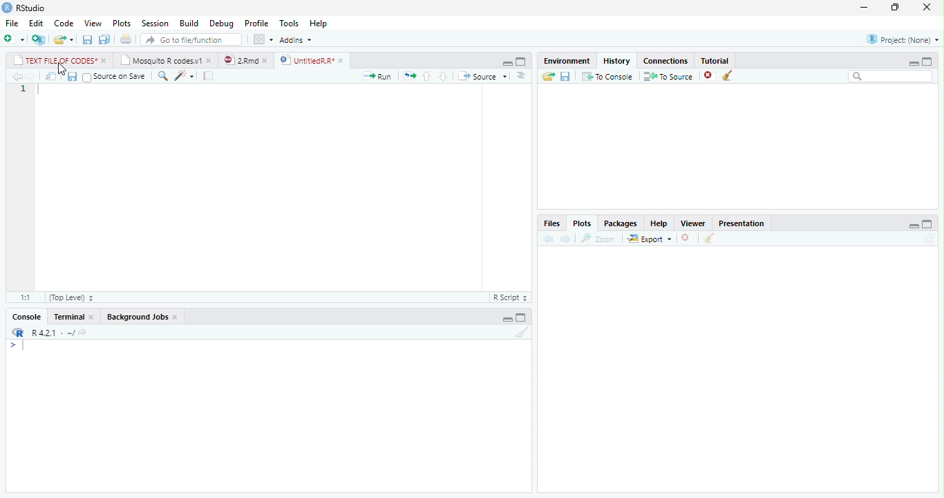  What do you see at coordinates (125, 39) in the screenshot?
I see `print` at bounding box center [125, 39].